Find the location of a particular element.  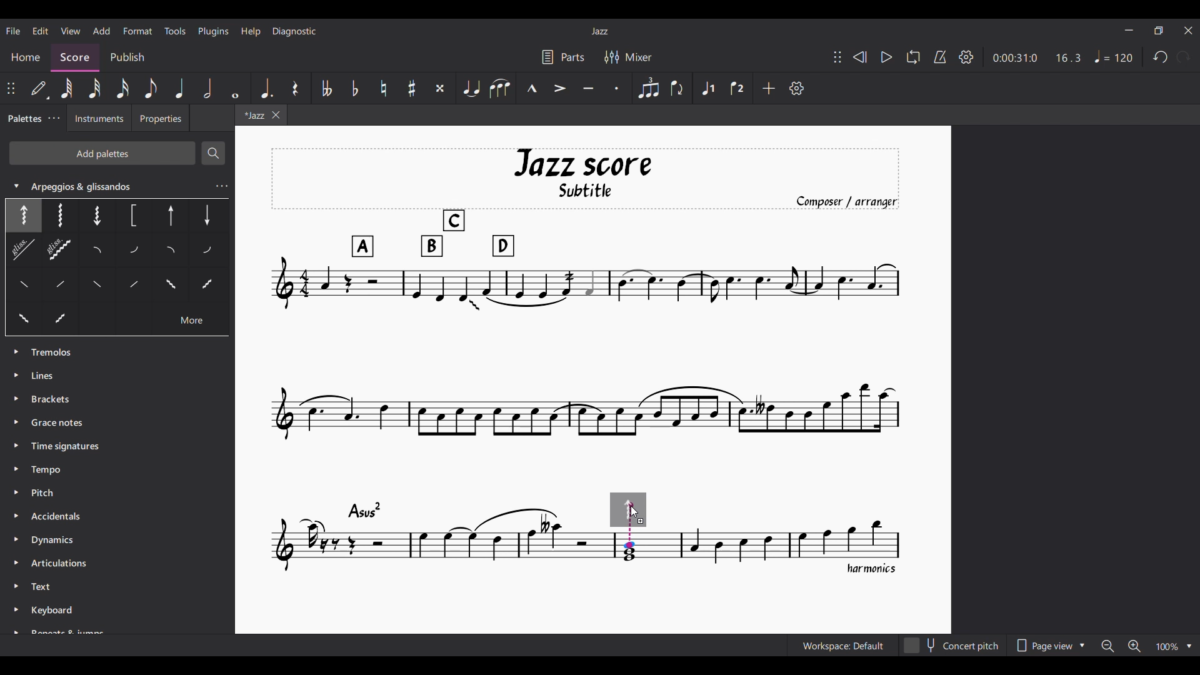

Close interface  is located at coordinates (1189, 31).